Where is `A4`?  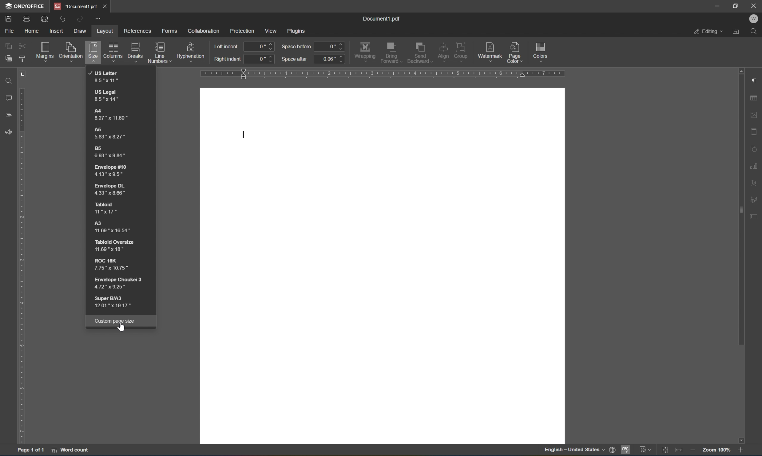 A4 is located at coordinates (110, 115).